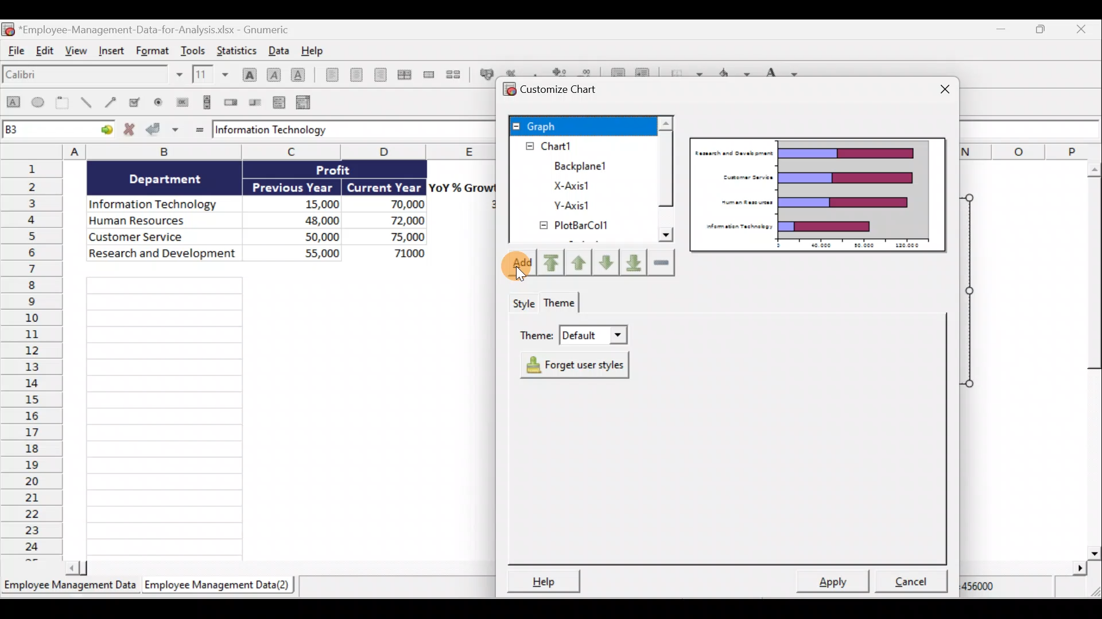 This screenshot has width=1102, height=619. Describe the element at coordinates (232, 103) in the screenshot. I see `Create a spin button` at that location.